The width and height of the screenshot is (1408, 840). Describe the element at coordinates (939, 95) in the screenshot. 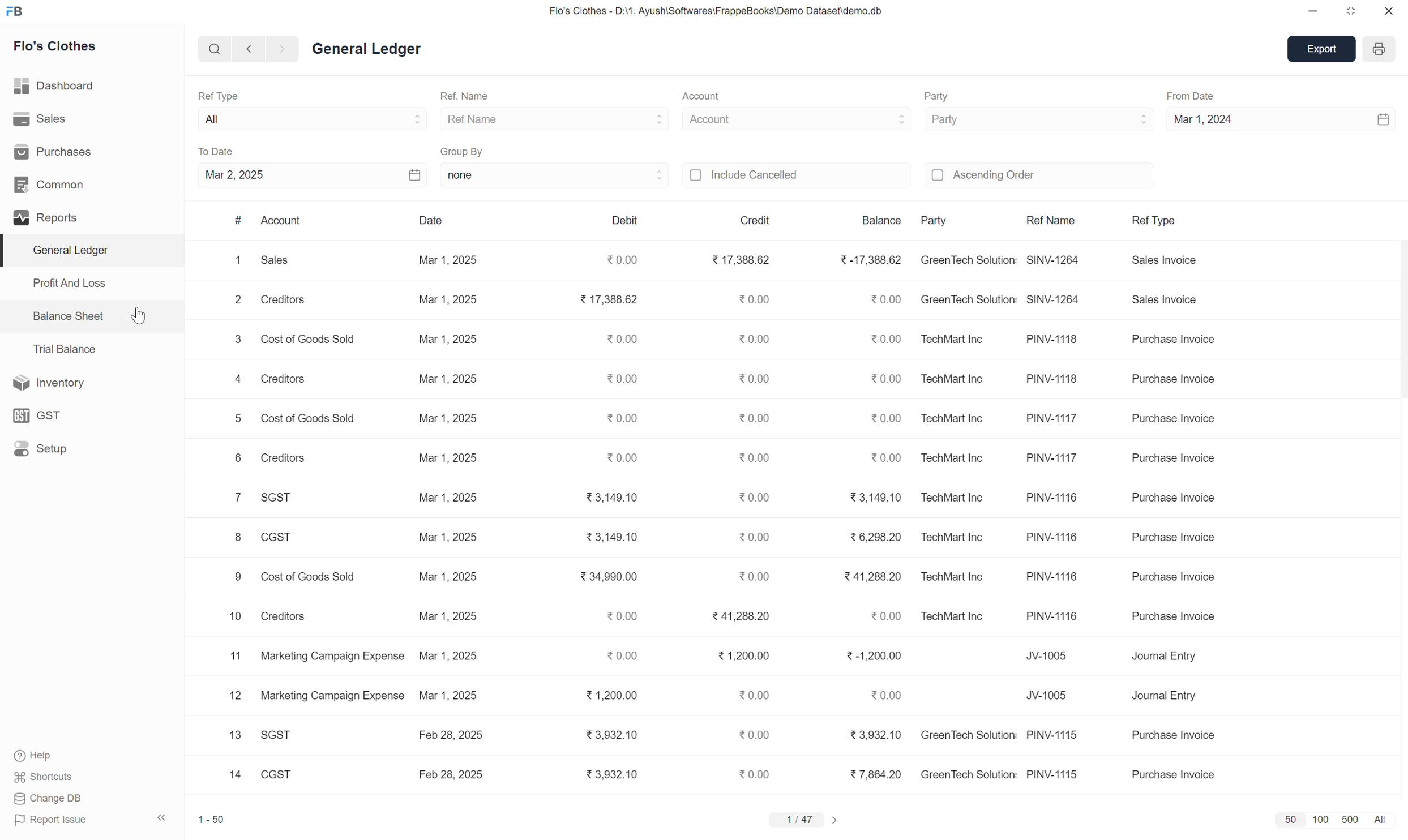

I see `Party` at that location.